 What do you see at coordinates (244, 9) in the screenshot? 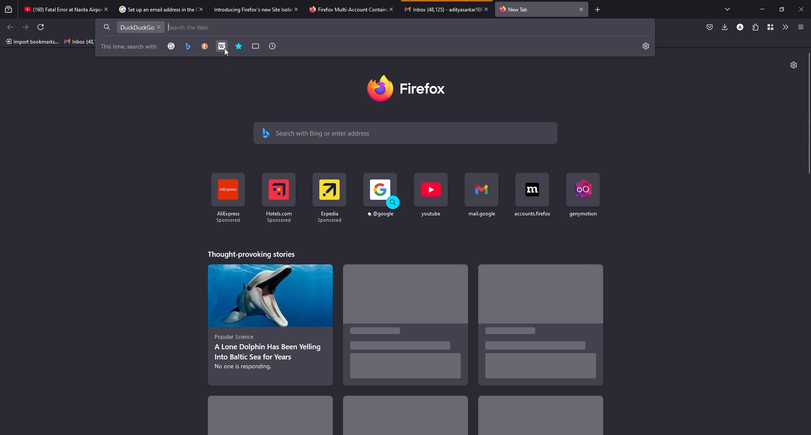
I see `tab` at bounding box center [244, 9].